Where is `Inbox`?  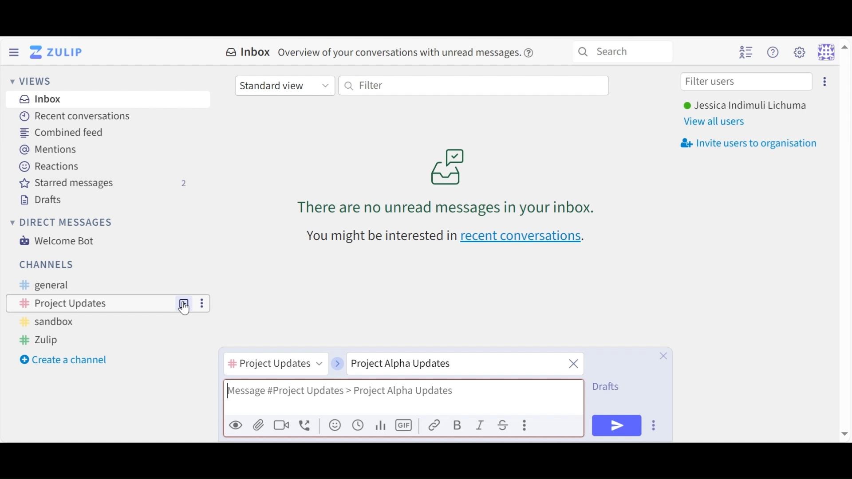 Inbox is located at coordinates (41, 100).